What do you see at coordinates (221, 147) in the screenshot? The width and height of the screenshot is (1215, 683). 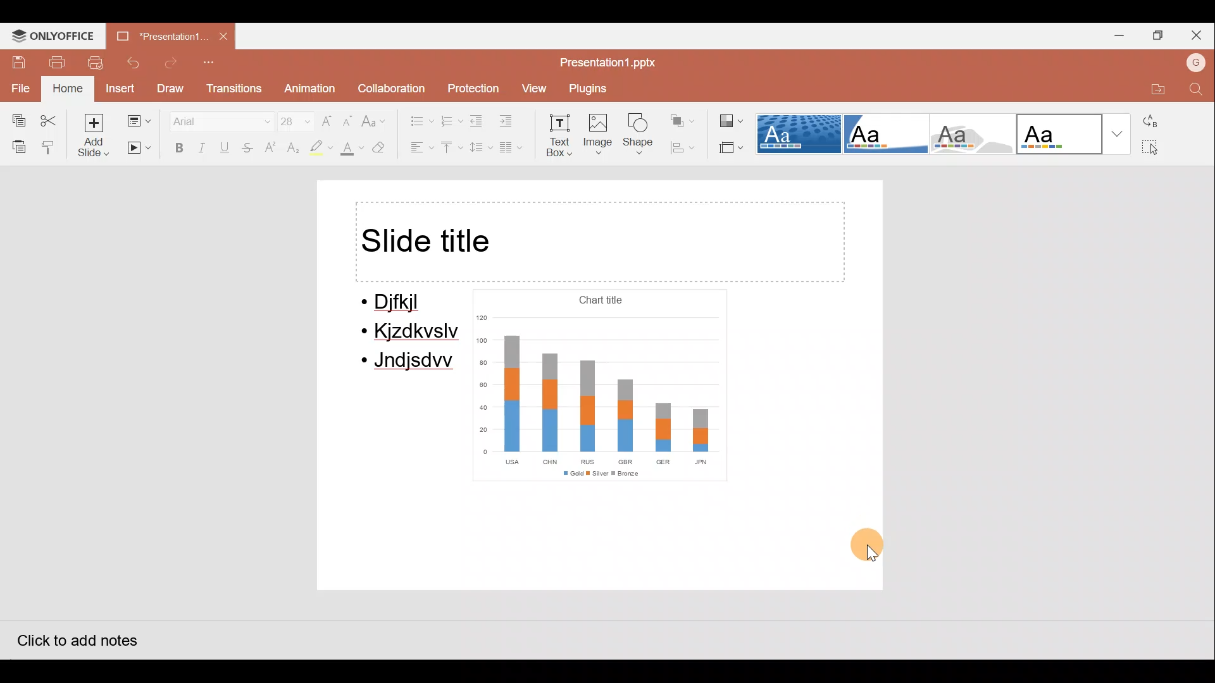 I see `Underline` at bounding box center [221, 147].